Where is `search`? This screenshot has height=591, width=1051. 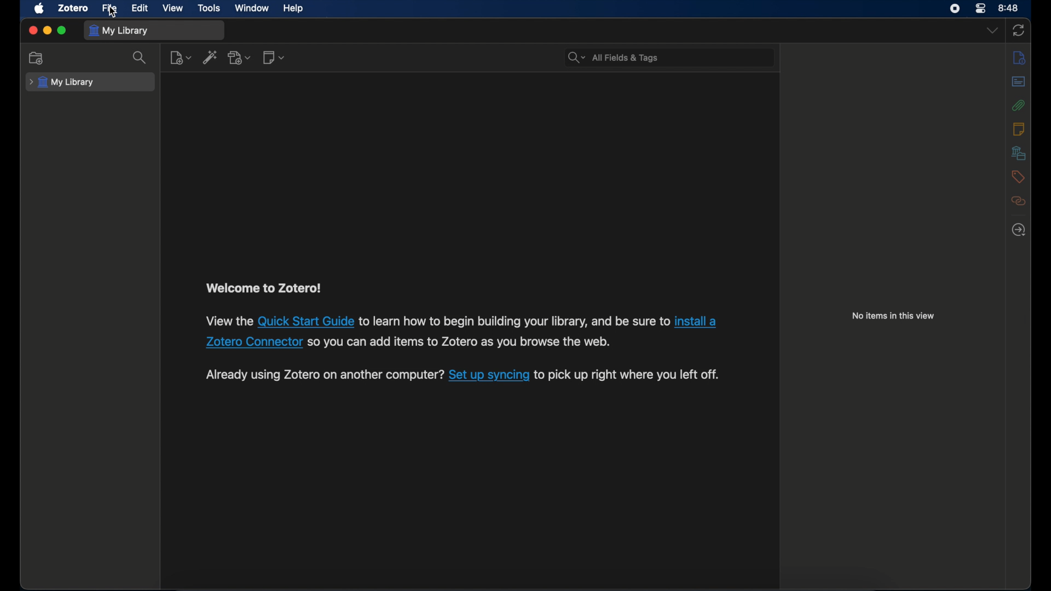
search is located at coordinates (141, 57).